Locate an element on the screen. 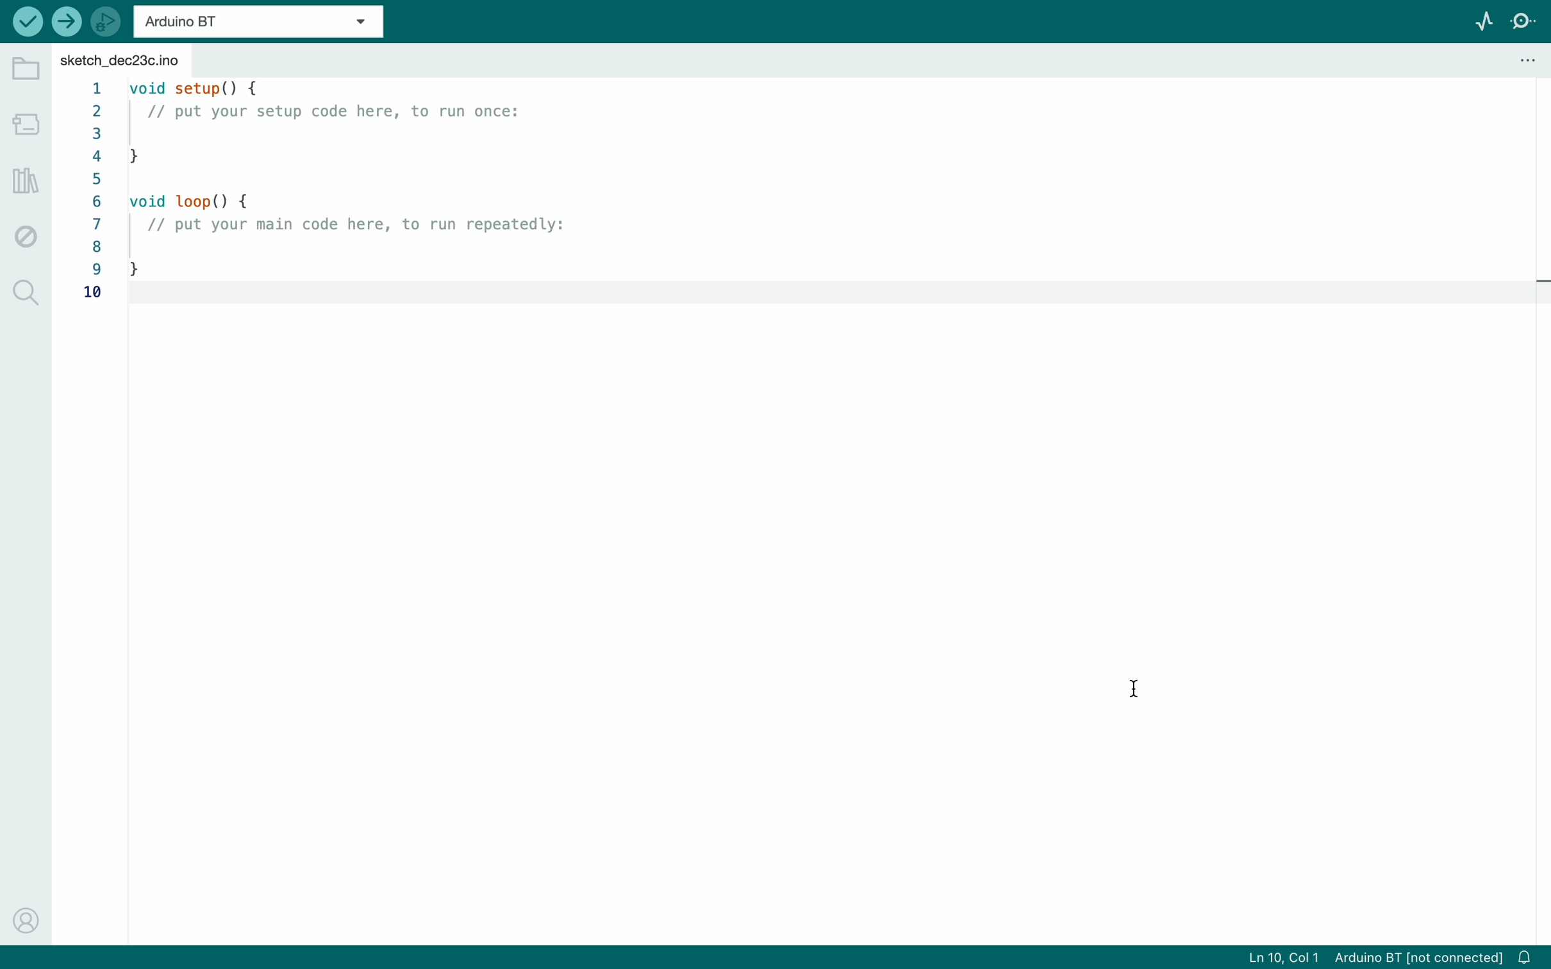 The image size is (1551, 969). board manager is located at coordinates (27, 124).